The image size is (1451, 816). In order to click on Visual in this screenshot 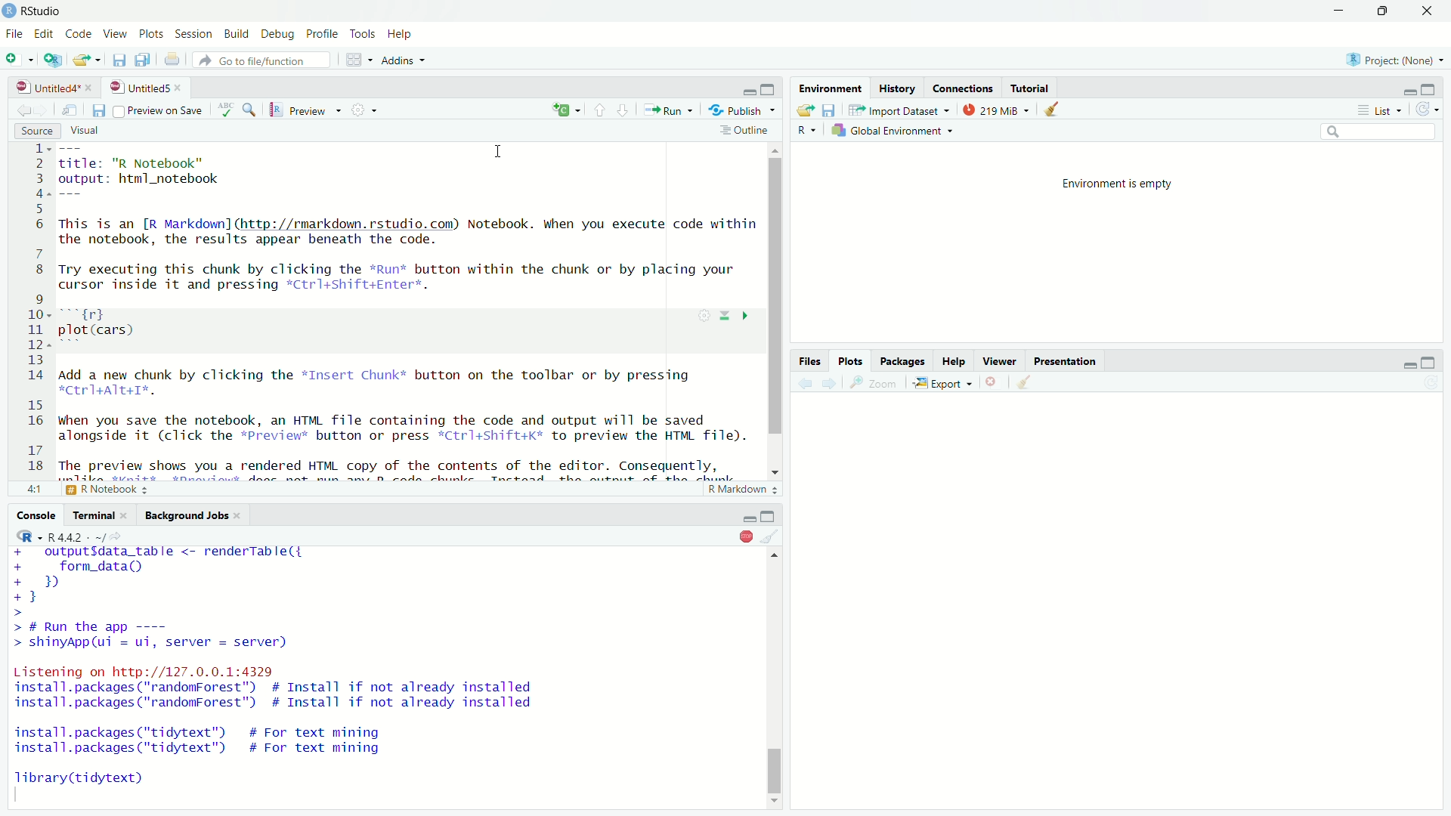, I will do `click(86, 131)`.